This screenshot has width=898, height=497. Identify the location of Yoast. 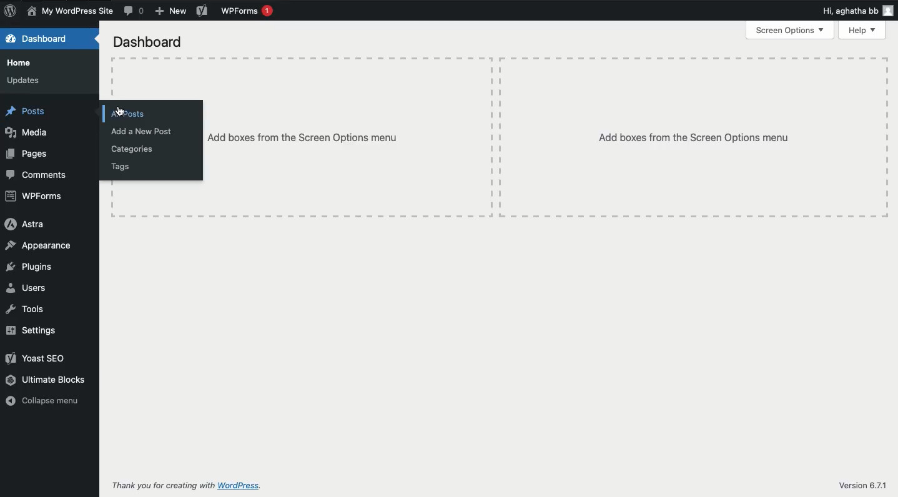
(202, 10).